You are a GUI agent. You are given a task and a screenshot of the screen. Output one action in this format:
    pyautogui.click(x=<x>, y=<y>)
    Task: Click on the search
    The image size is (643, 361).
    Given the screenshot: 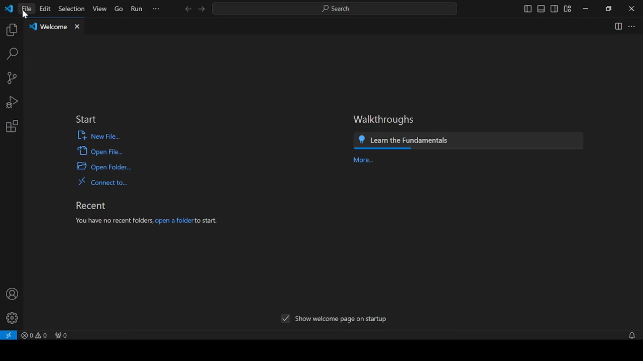 What is the action you would take?
    pyautogui.click(x=12, y=53)
    